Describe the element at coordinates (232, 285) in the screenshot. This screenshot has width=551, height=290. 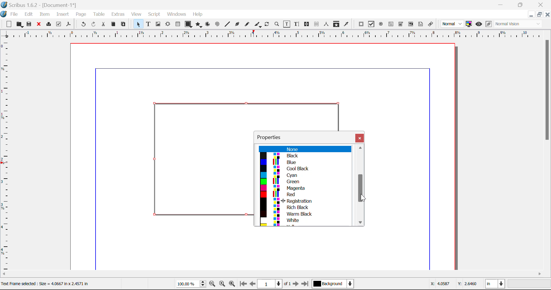
I see `Zoom In` at that location.